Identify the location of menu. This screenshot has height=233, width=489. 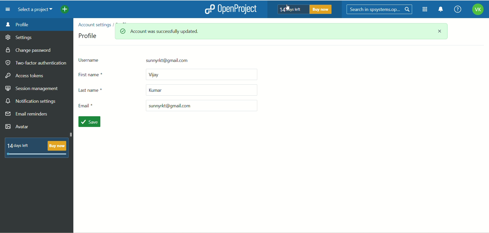
(8, 9).